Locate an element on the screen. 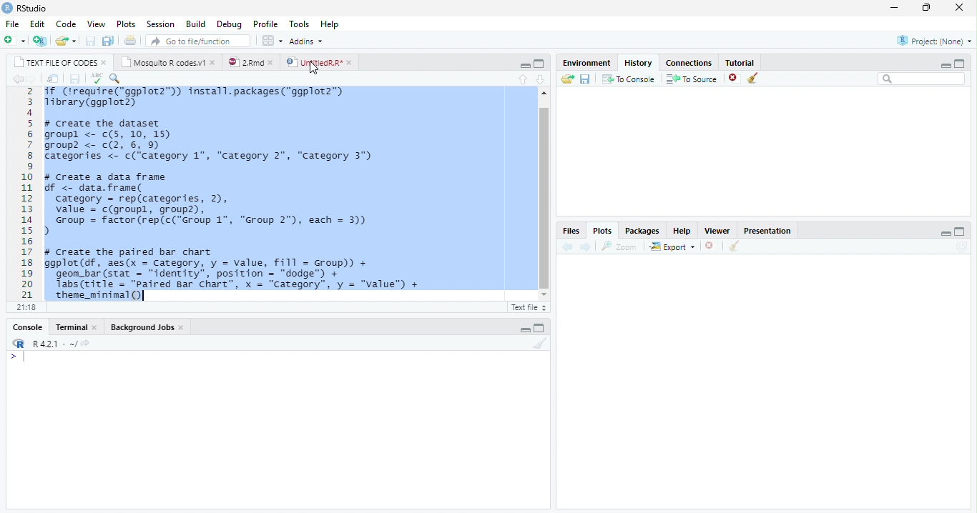 The image size is (977, 513). plots is located at coordinates (605, 230).